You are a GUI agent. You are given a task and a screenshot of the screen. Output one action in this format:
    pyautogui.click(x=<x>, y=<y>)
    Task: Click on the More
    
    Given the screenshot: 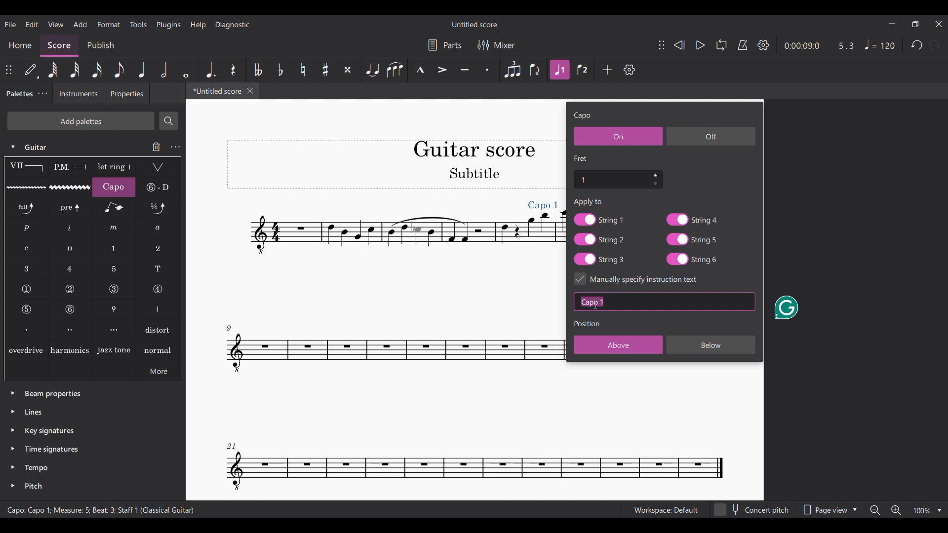 What is the action you would take?
    pyautogui.click(x=158, y=371)
    